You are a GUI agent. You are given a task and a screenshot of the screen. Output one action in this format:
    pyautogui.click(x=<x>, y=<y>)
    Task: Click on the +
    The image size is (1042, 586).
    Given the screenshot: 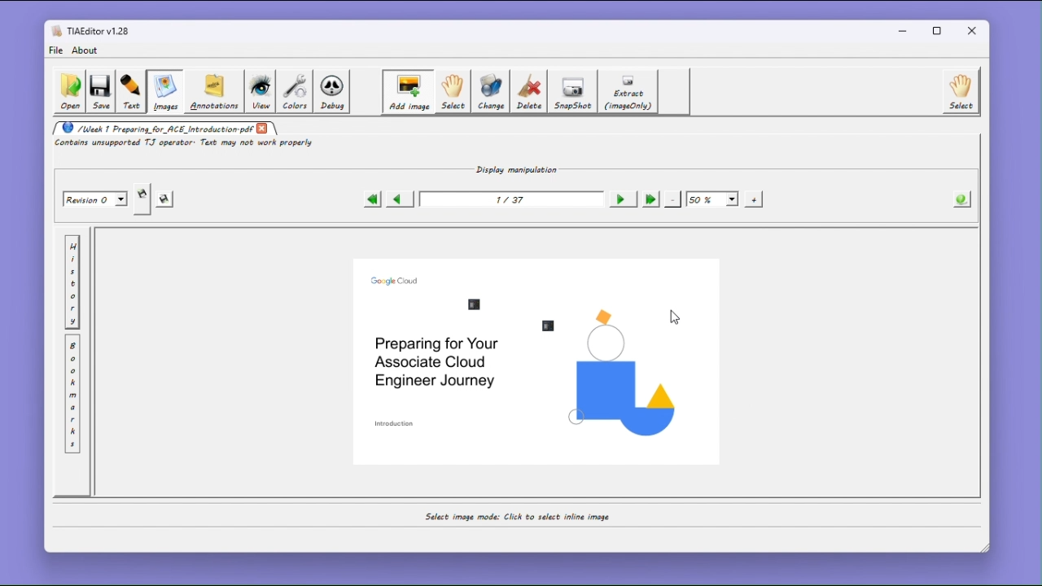 What is the action you would take?
    pyautogui.click(x=755, y=199)
    